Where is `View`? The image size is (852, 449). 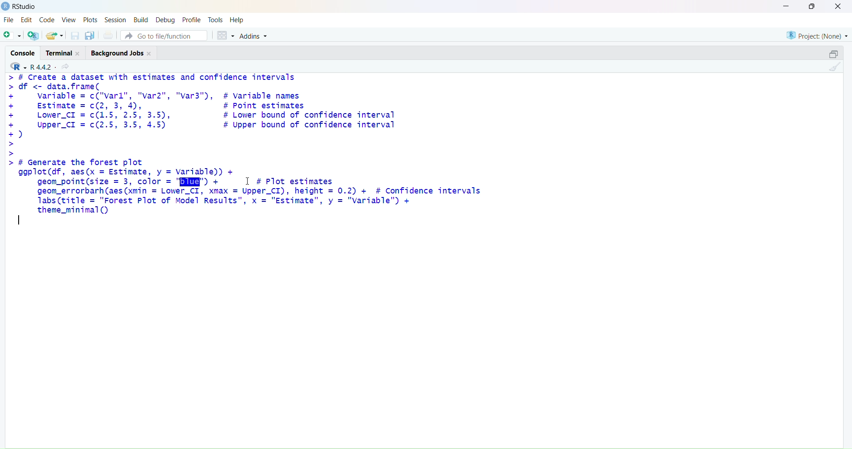 View is located at coordinates (68, 20).